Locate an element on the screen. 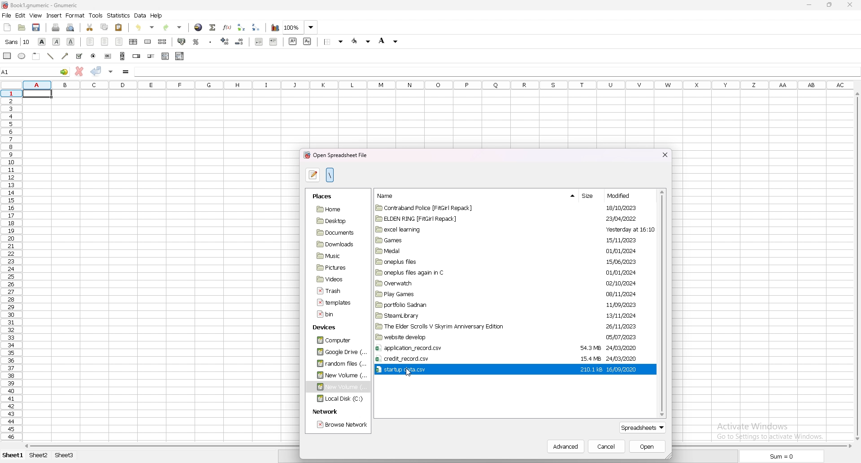 Image resolution: width=861 pixels, height=463 pixels. places is located at coordinates (326, 196).